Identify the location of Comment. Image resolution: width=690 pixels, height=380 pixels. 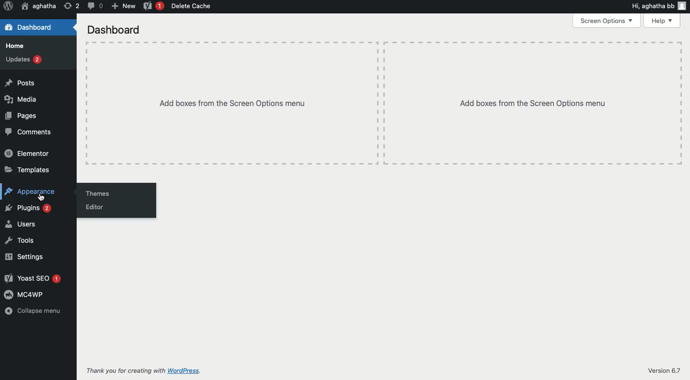
(94, 6).